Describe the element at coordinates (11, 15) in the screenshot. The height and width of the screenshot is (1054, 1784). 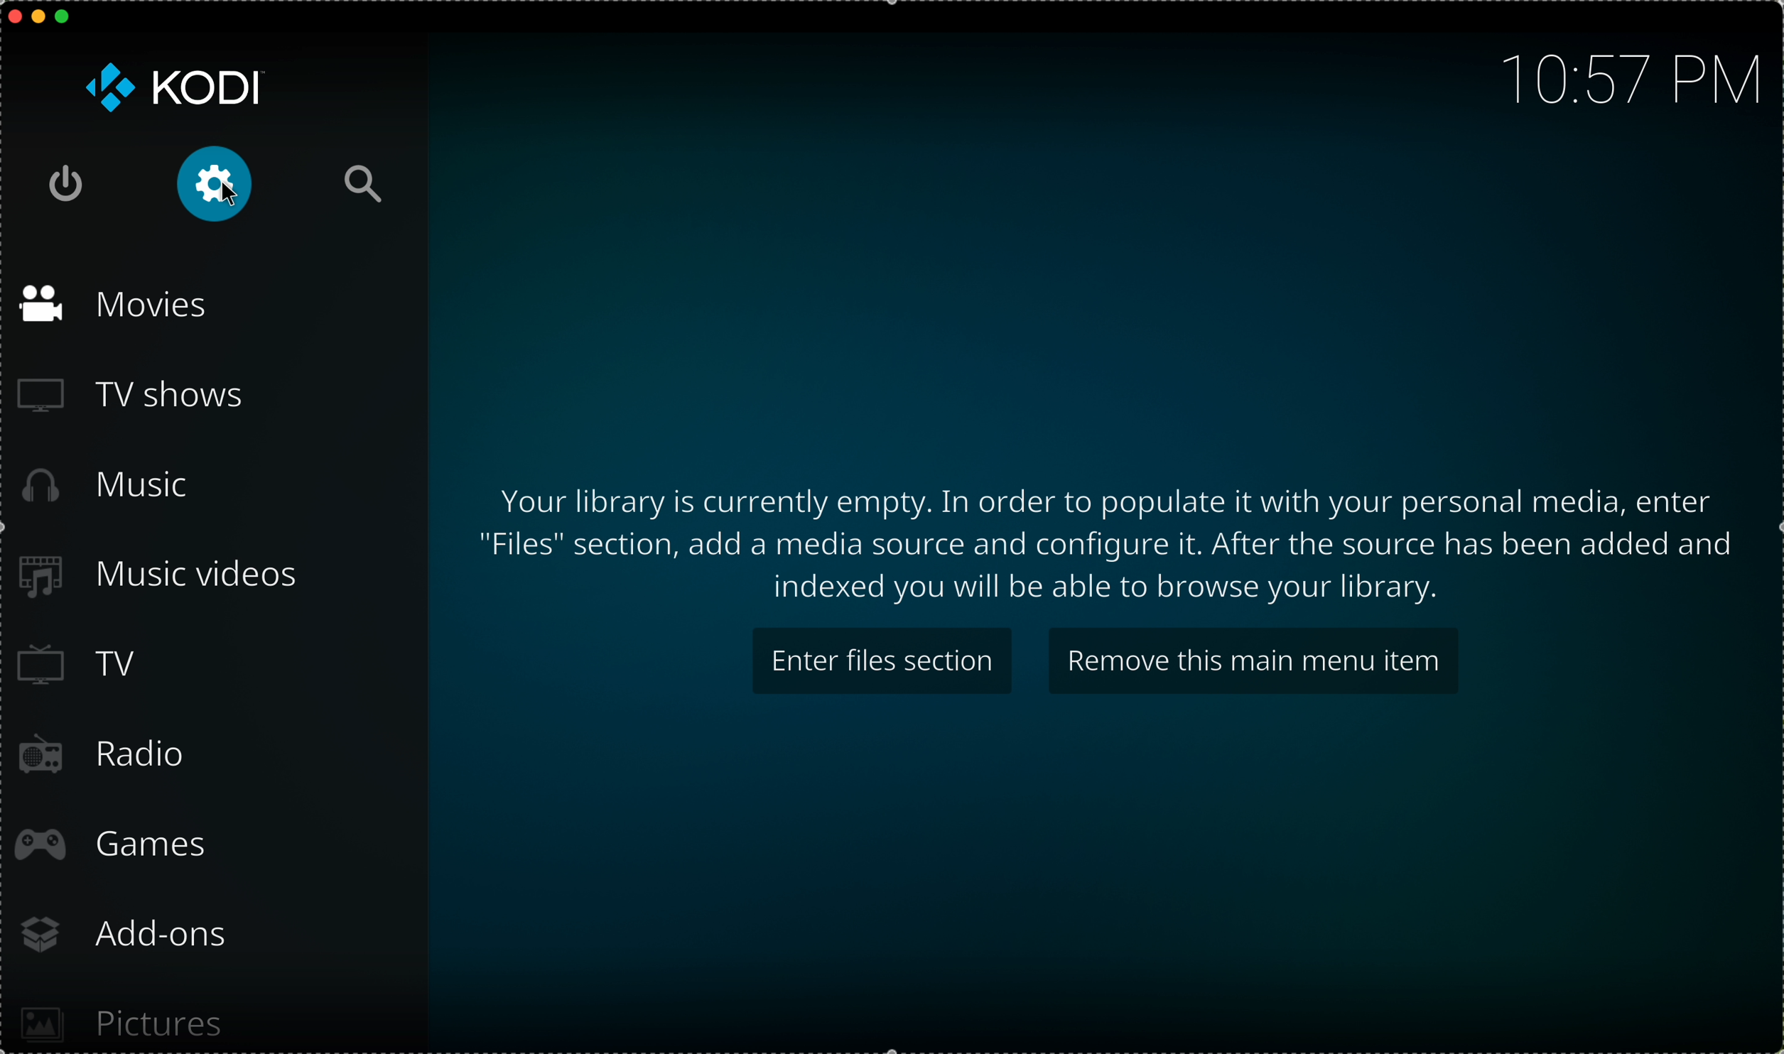
I see `close ` at that location.